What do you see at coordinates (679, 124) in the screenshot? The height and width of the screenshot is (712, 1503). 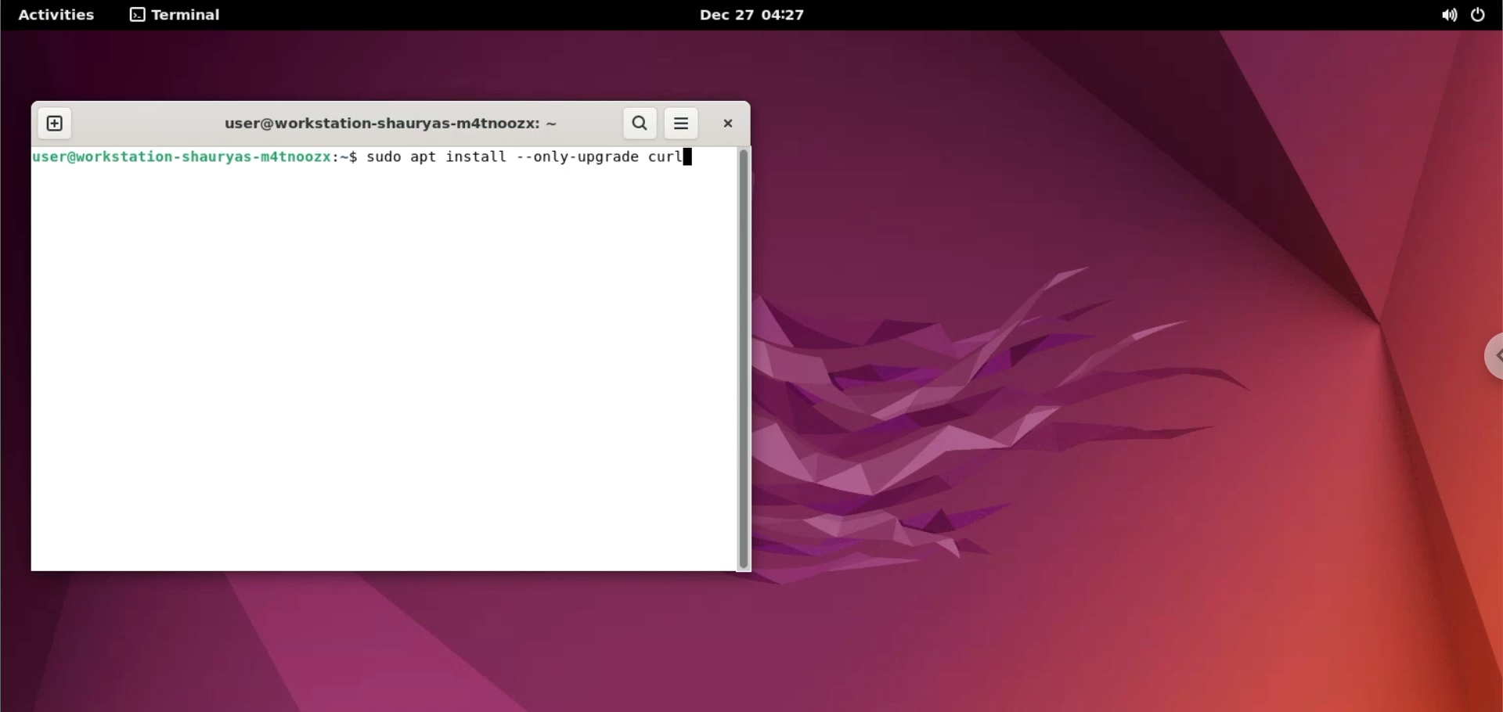 I see `more options` at bounding box center [679, 124].